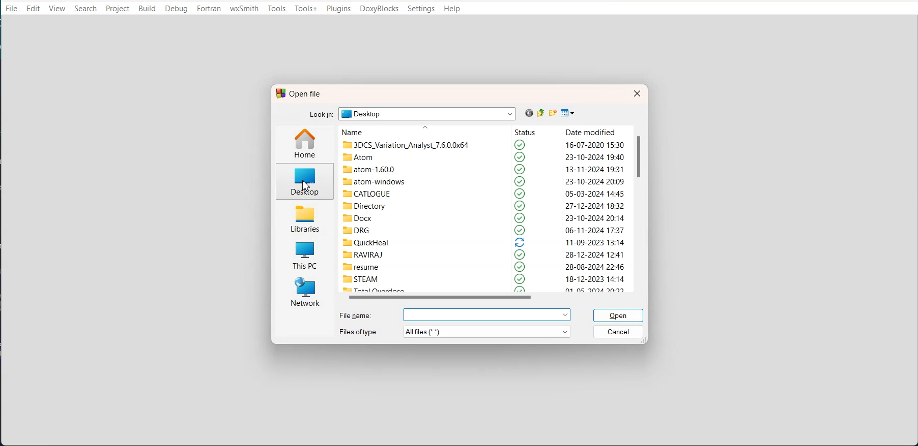 The width and height of the screenshot is (918, 446). I want to click on Desktop, so click(305, 180).